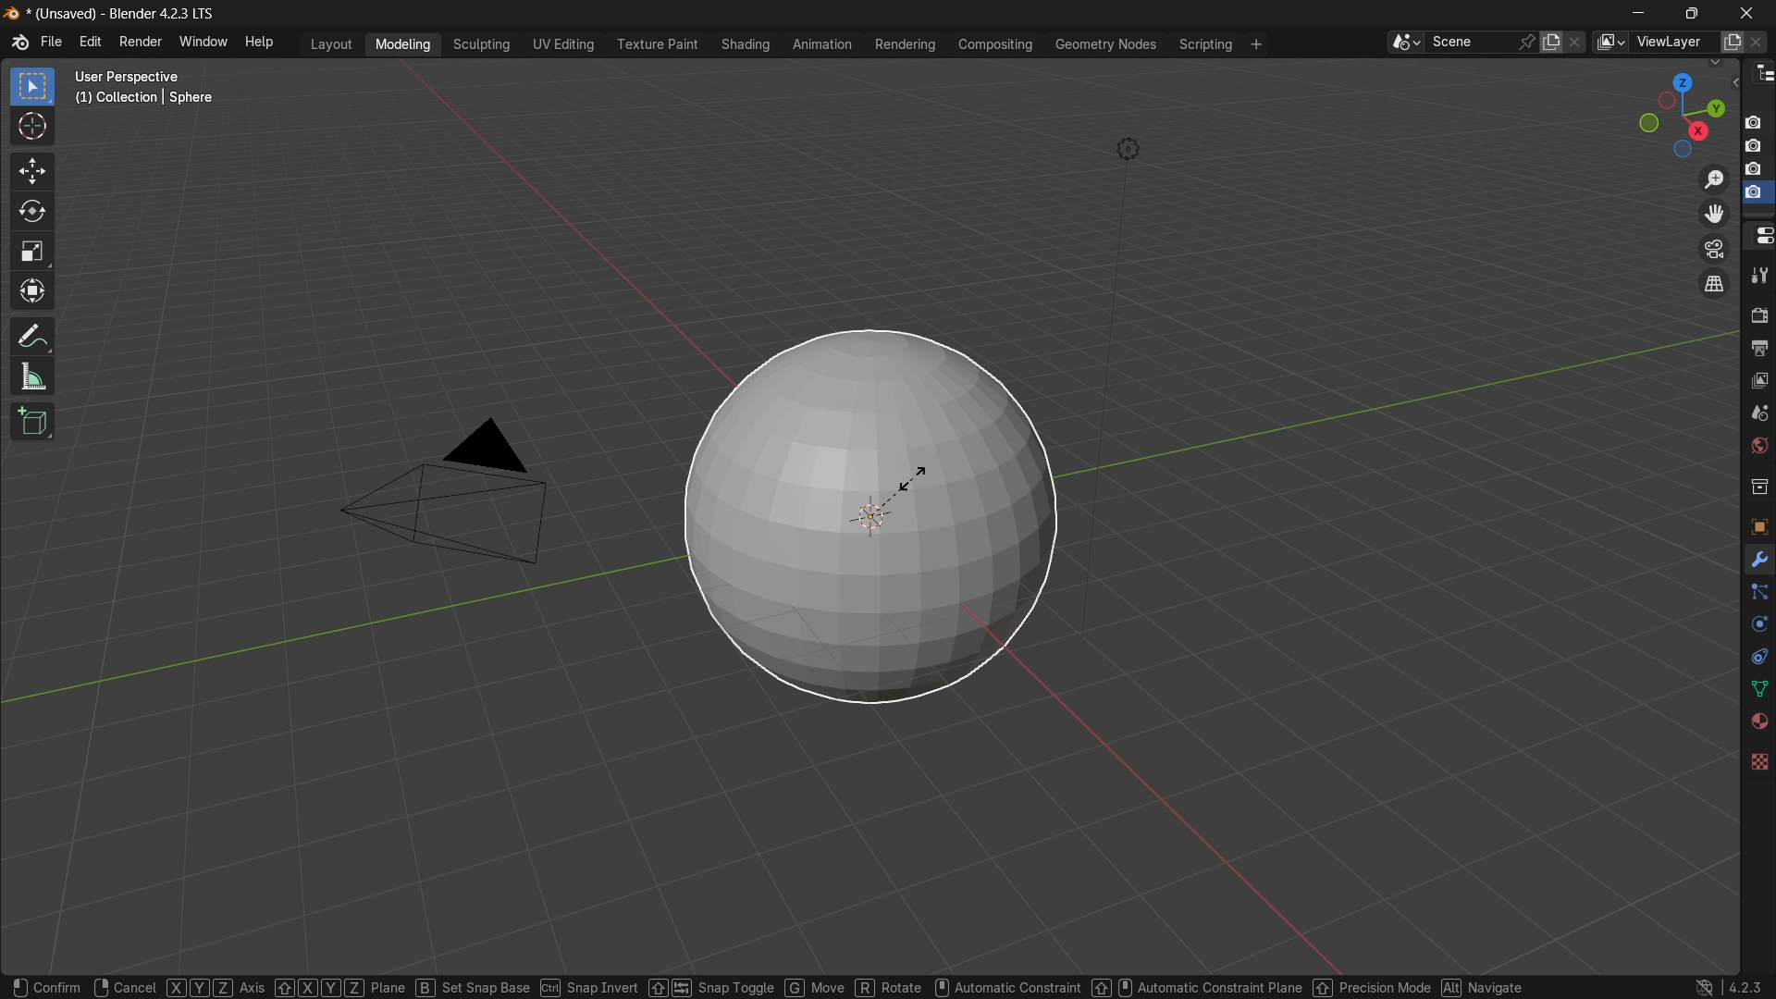  Describe the element at coordinates (1758, 721) in the screenshot. I see `material` at that location.